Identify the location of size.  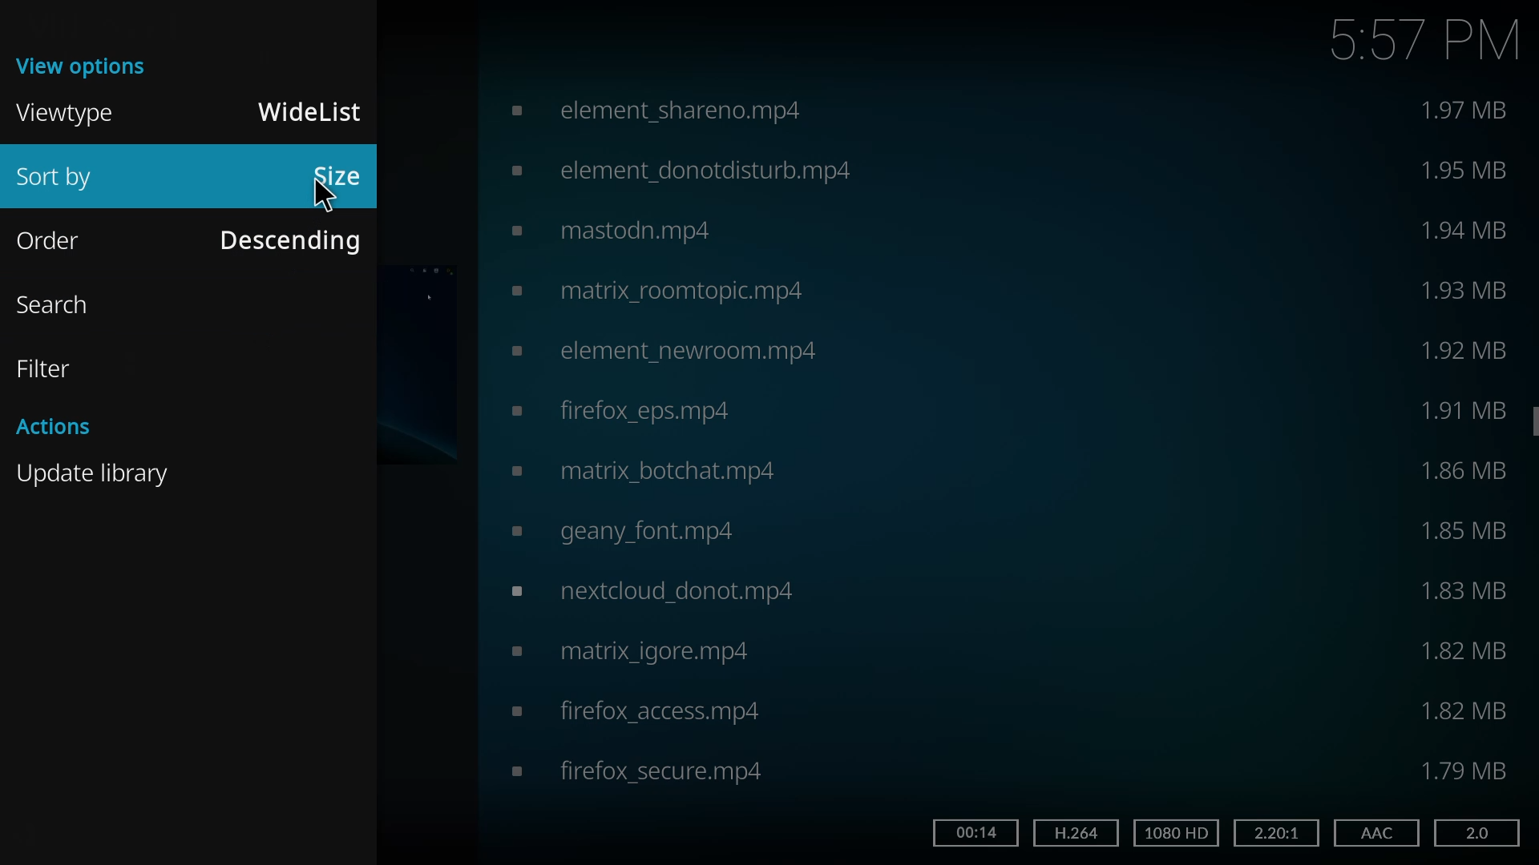
(1463, 348).